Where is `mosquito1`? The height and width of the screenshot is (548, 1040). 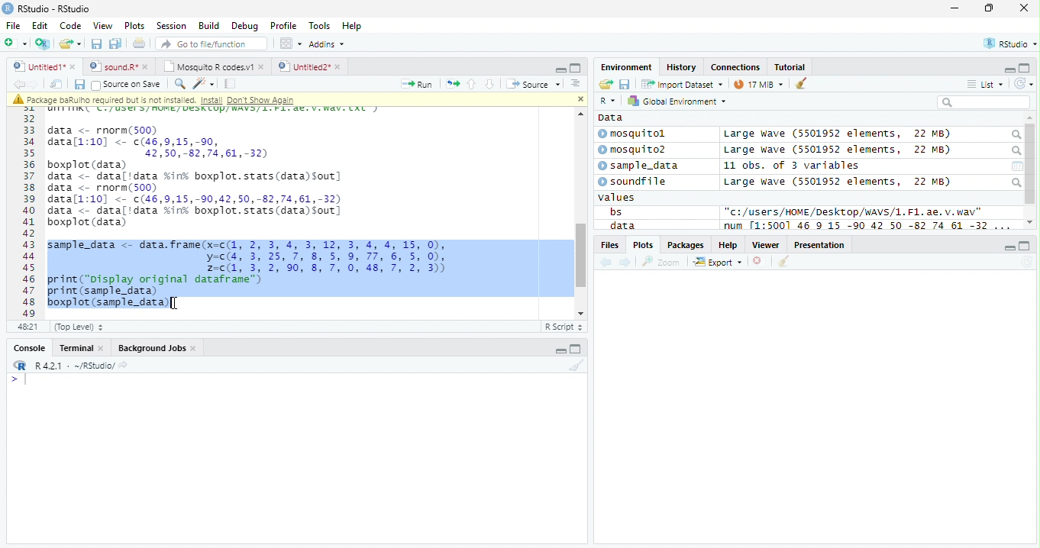
mosquito1 is located at coordinates (635, 134).